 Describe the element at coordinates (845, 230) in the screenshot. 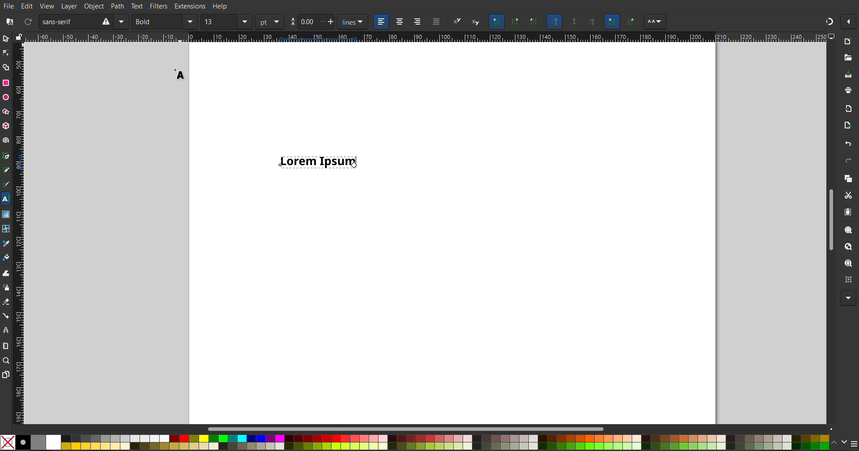

I see `Zoom Selection` at that location.